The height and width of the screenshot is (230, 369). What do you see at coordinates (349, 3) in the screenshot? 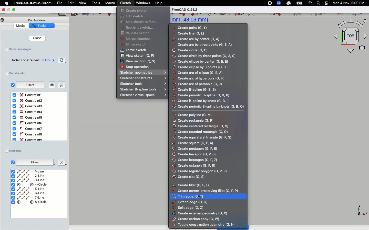
I see `Mon 4 Nov 5:09 PM` at bounding box center [349, 3].